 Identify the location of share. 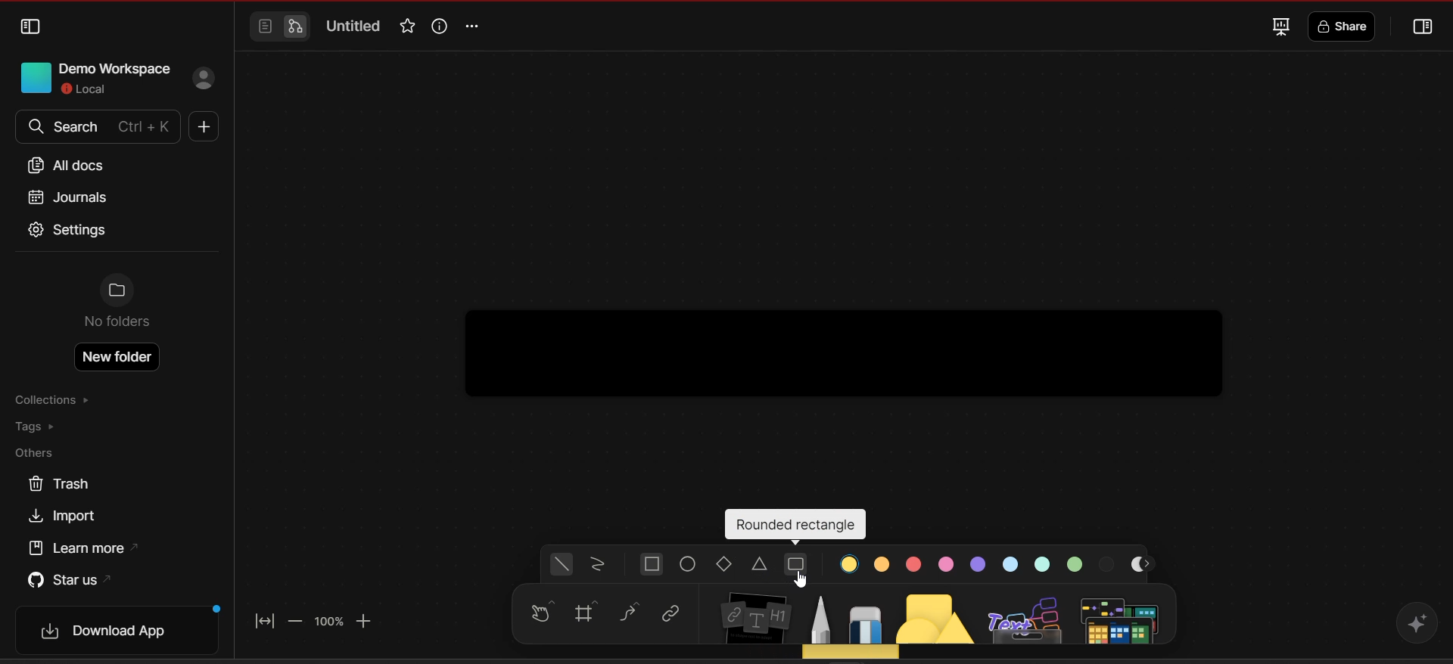
(1345, 27).